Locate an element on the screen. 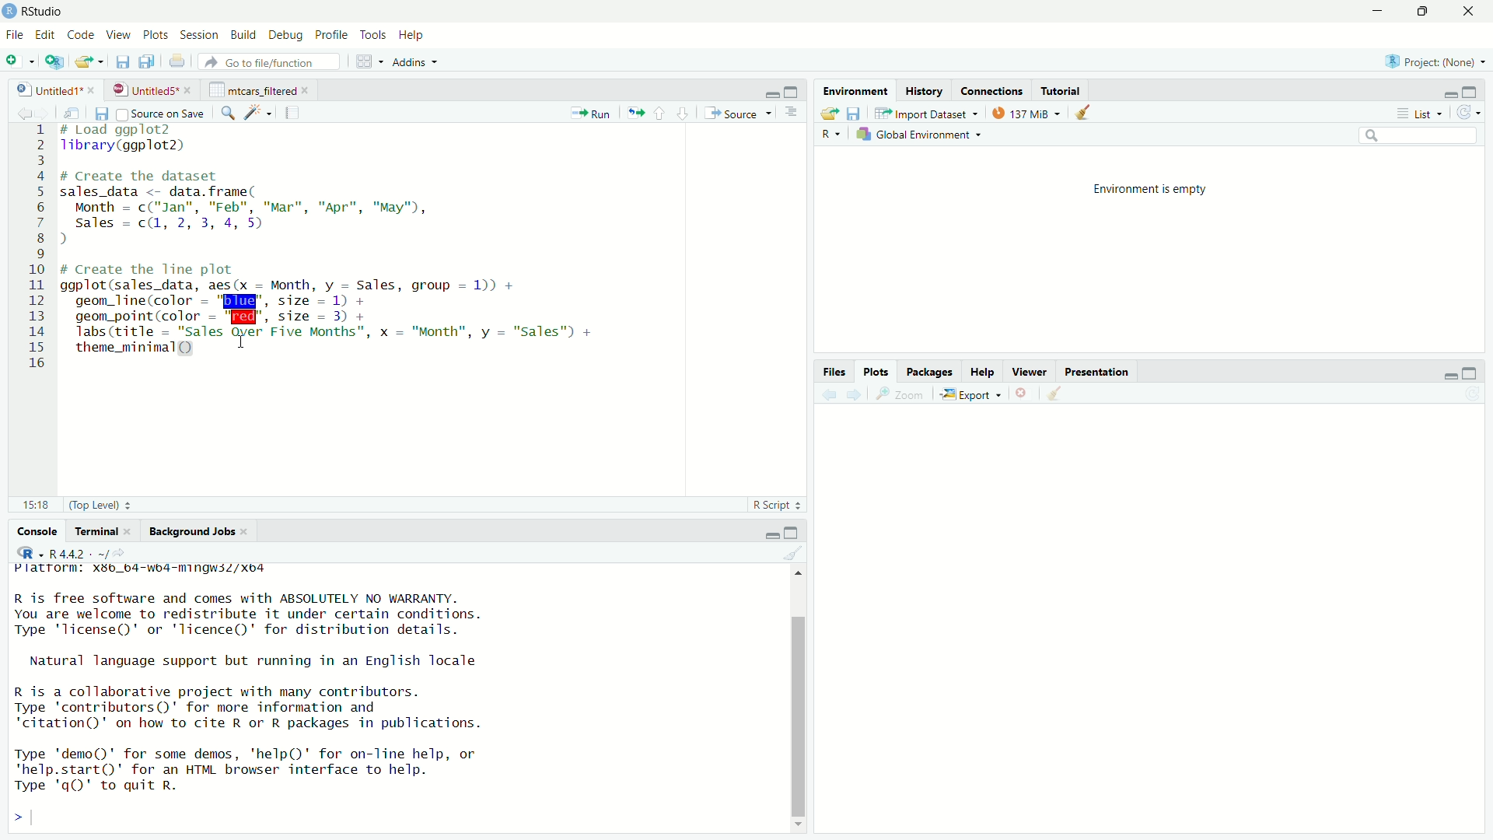 The image size is (1493, 840). print current file is located at coordinates (178, 62).